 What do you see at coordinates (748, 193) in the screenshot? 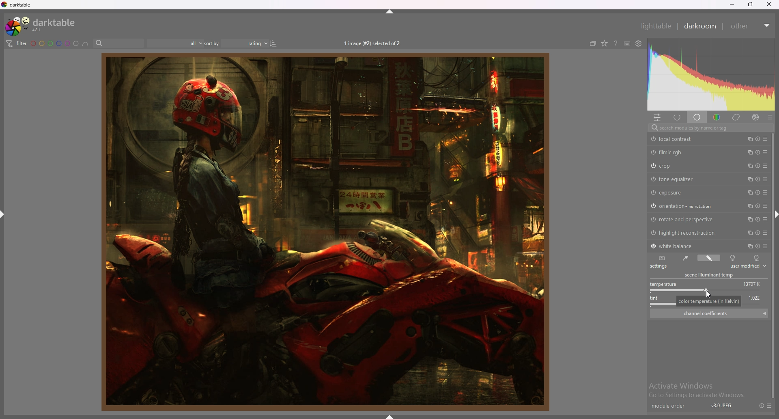
I see `multiple instances action` at bounding box center [748, 193].